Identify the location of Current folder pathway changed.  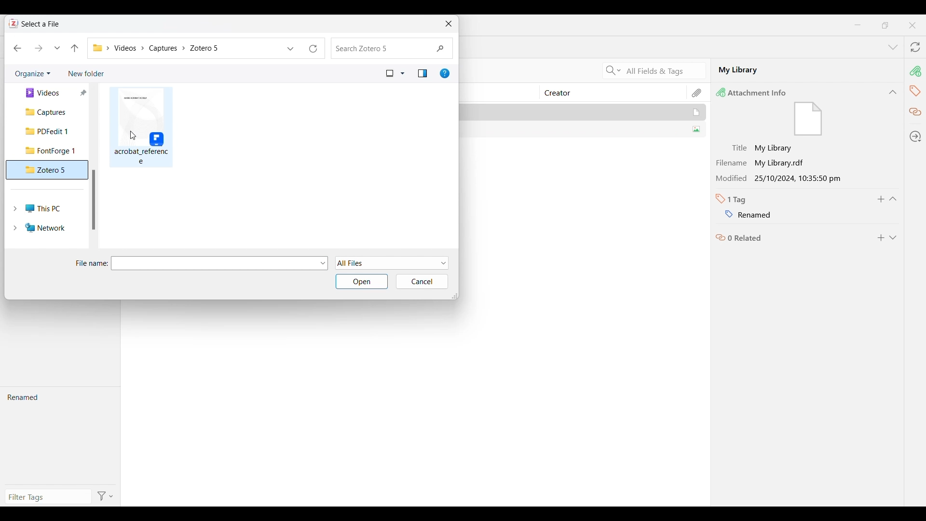
(185, 48).